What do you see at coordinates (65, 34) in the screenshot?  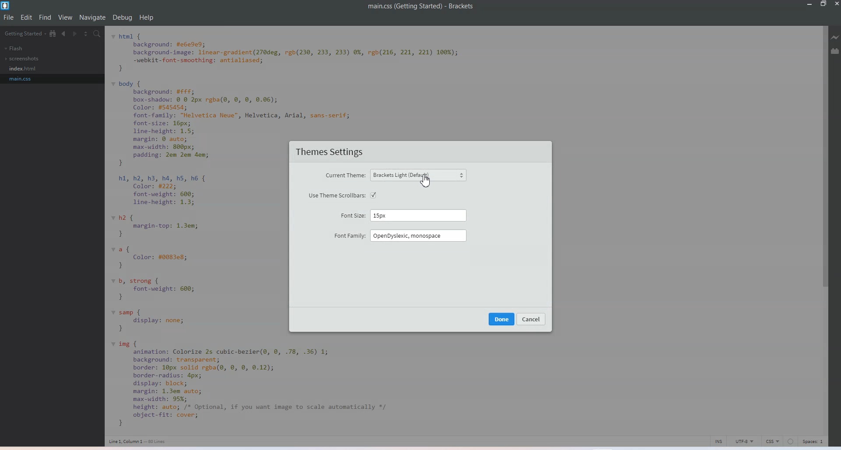 I see `Navigate Backwards` at bounding box center [65, 34].